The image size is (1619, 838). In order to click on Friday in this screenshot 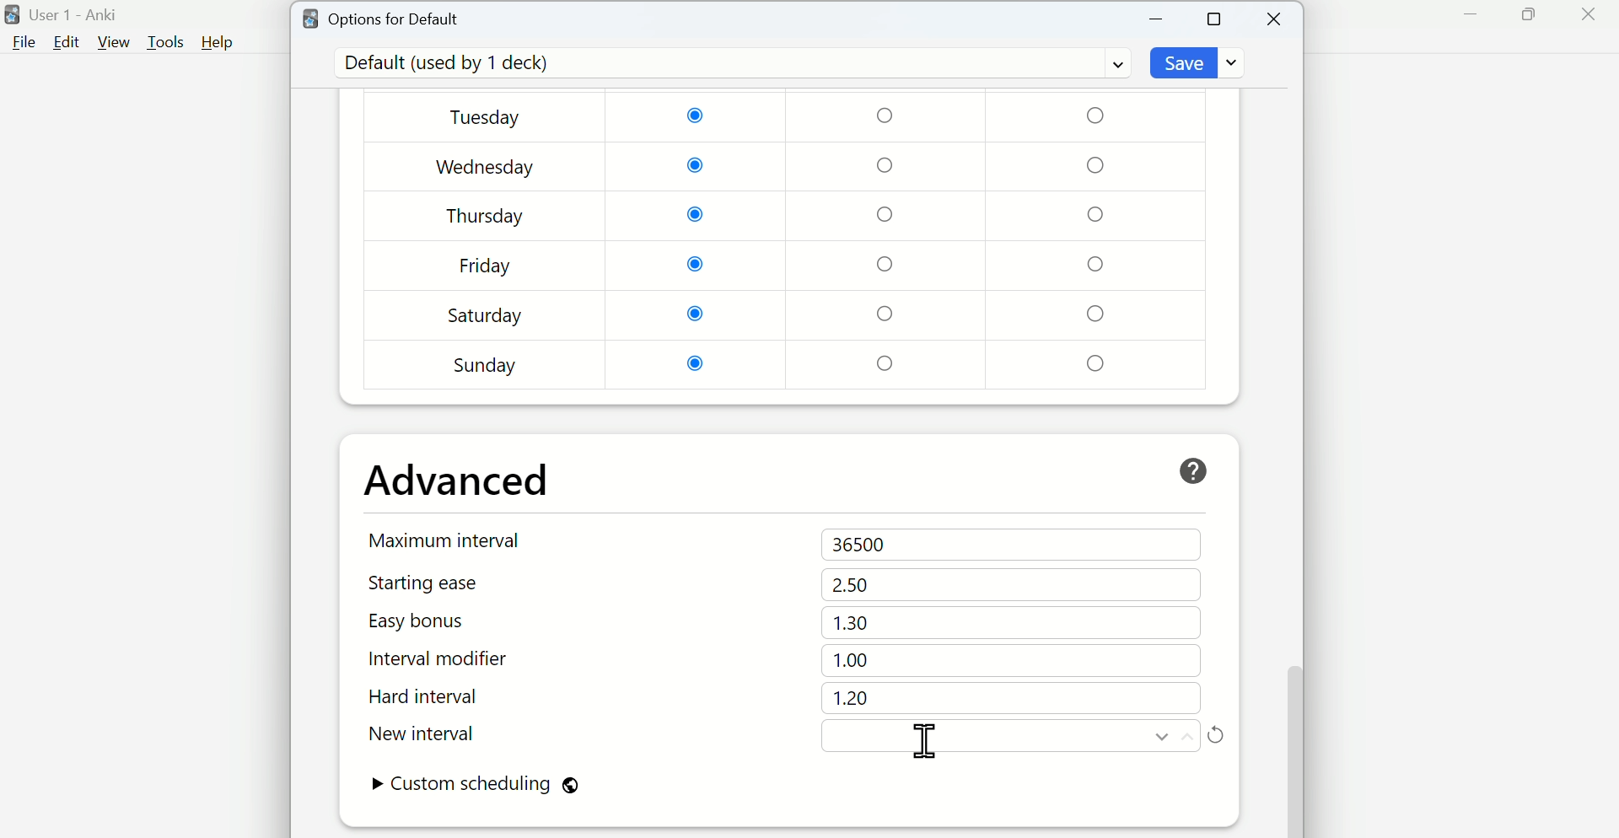, I will do `click(486, 269)`.